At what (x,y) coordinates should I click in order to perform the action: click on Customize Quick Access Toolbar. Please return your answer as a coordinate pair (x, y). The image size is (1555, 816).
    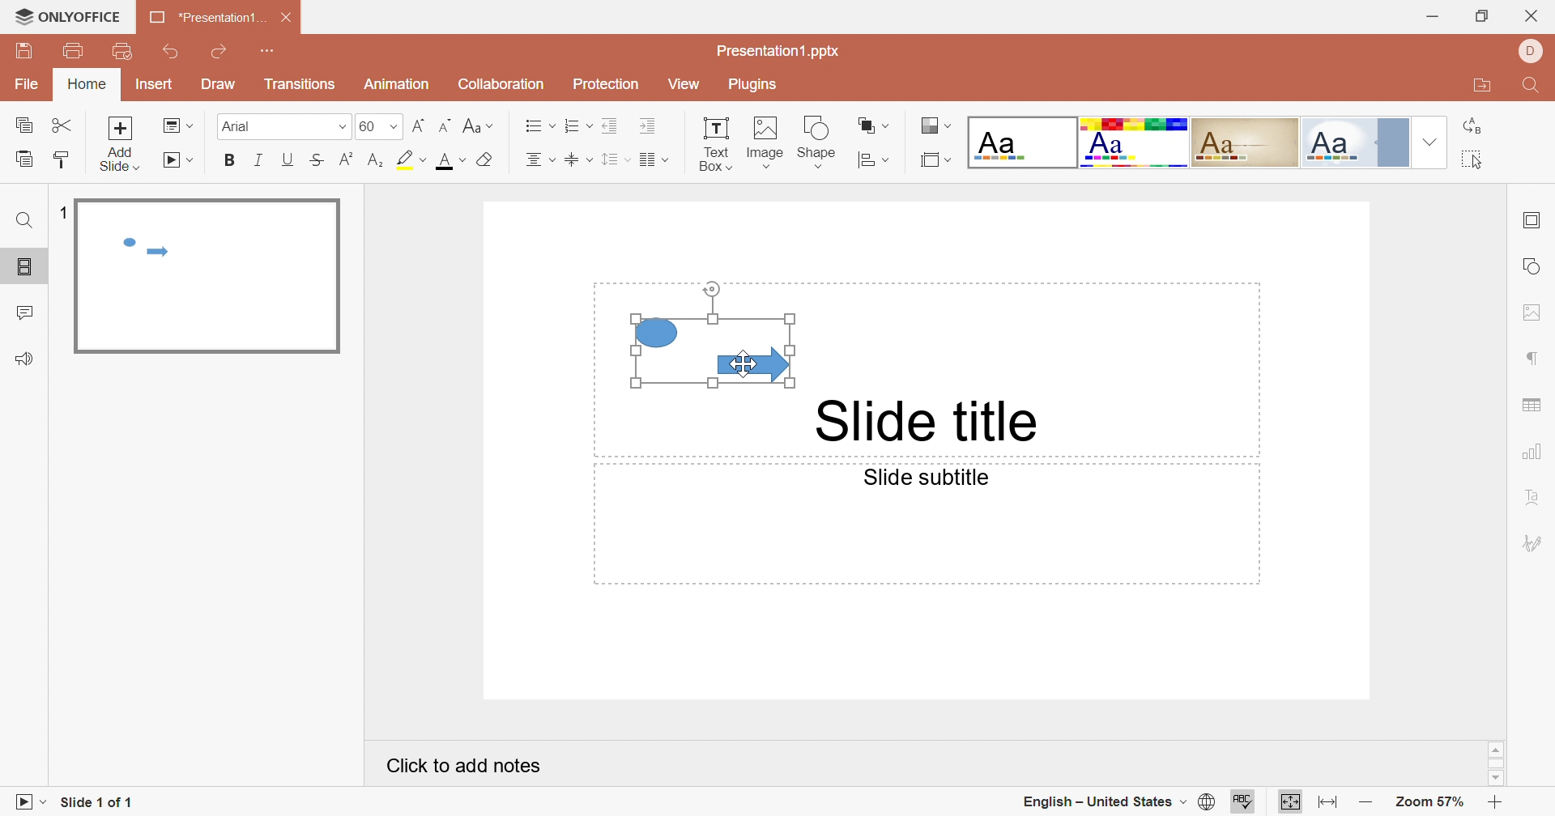
    Looking at the image, I should click on (268, 51).